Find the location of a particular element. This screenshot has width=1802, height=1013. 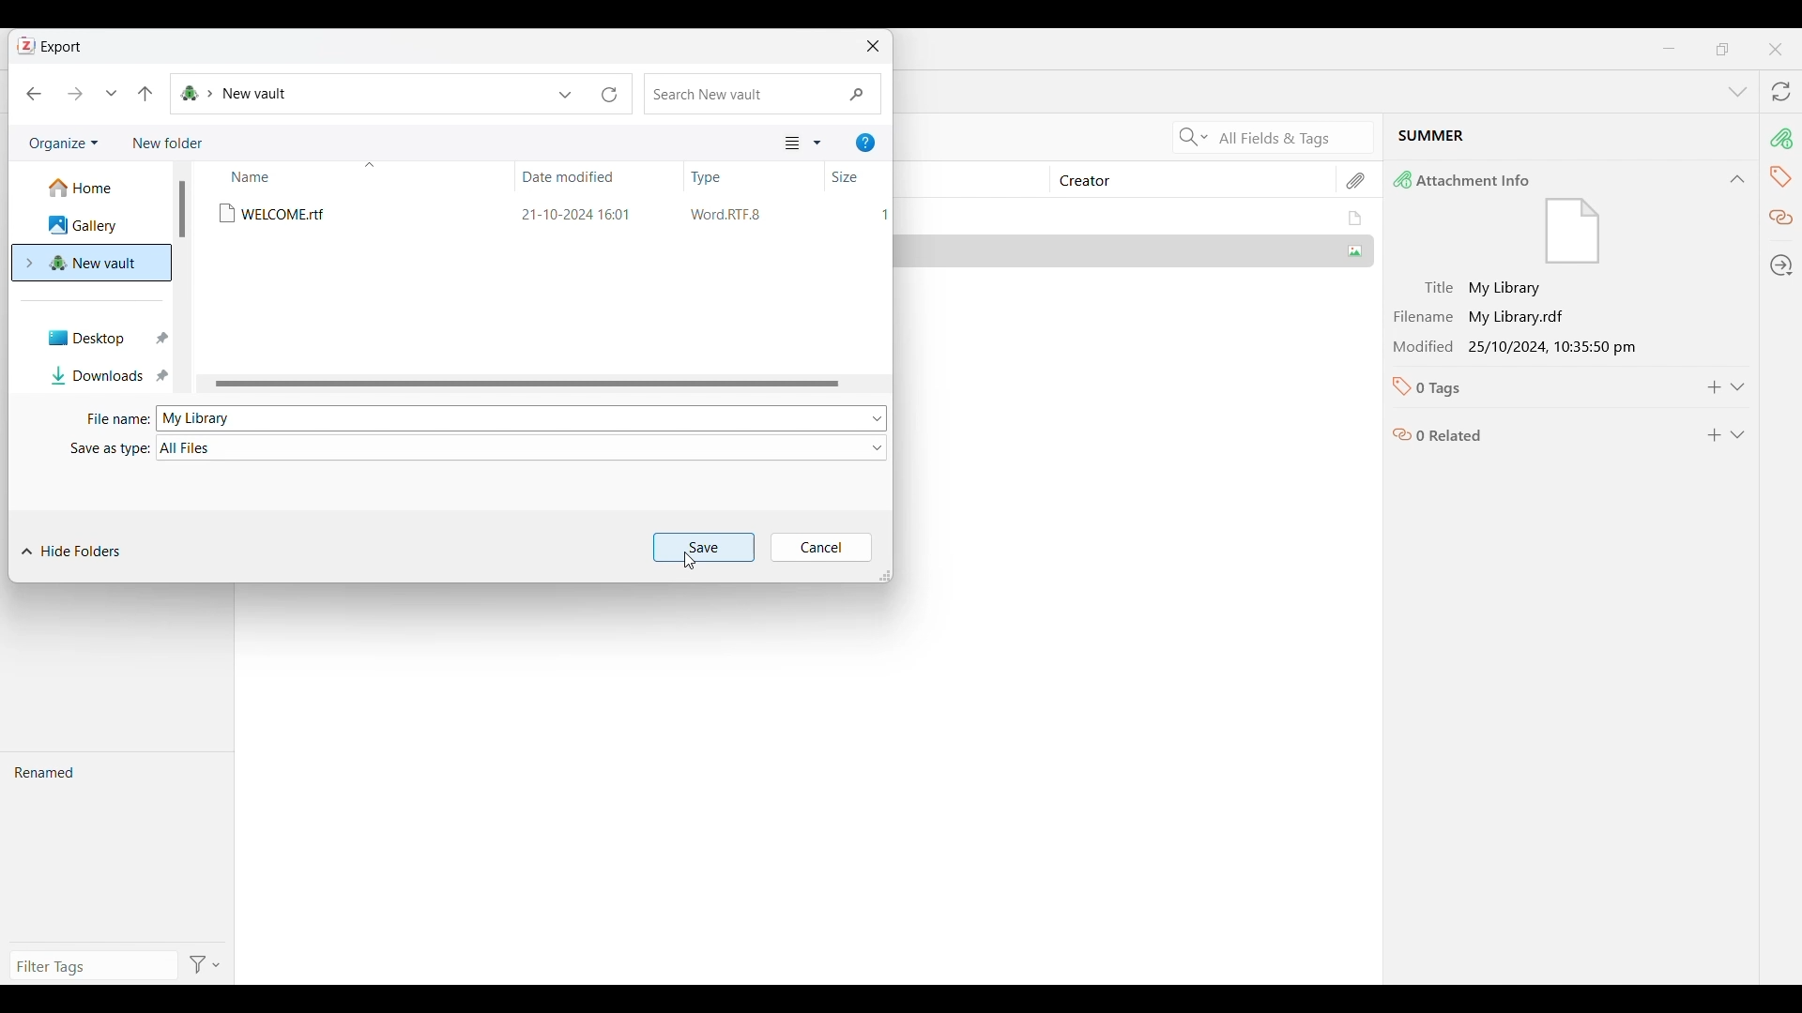

Summer is located at coordinates (1136, 249).